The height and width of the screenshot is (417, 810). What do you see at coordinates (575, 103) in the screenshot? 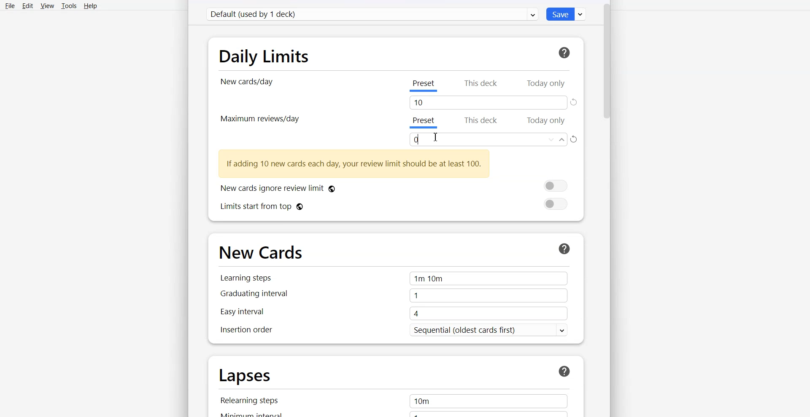
I see `Refresh` at bounding box center [575, 103].